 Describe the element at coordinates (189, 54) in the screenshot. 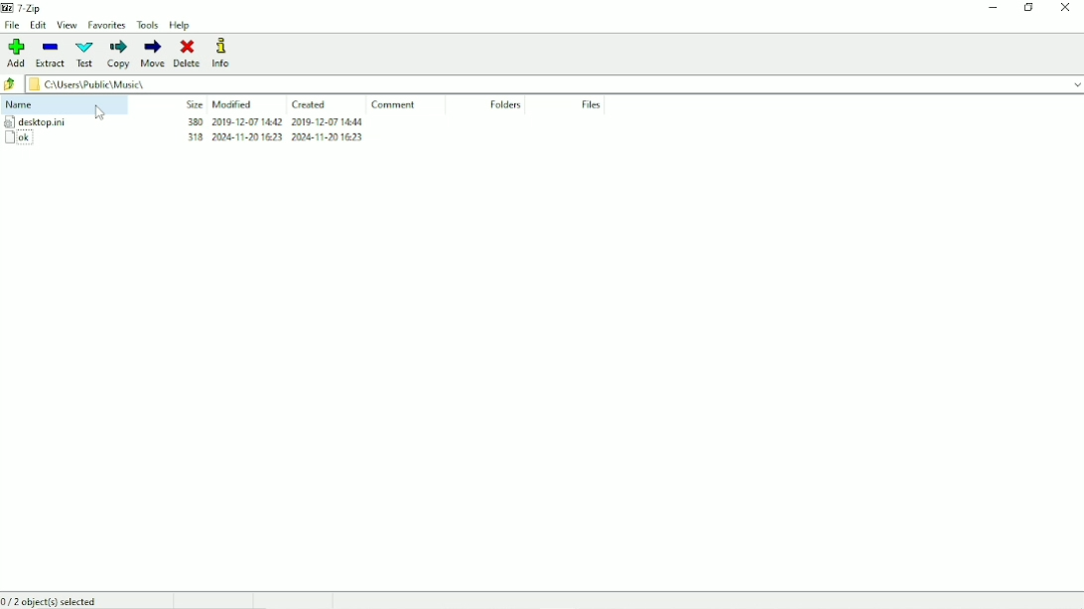

I see `Delete` at that location.